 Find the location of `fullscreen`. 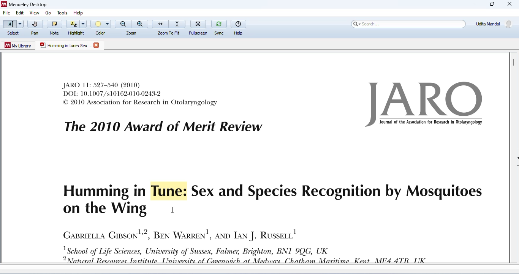

fullscreen is located at coordinates (199, 26).